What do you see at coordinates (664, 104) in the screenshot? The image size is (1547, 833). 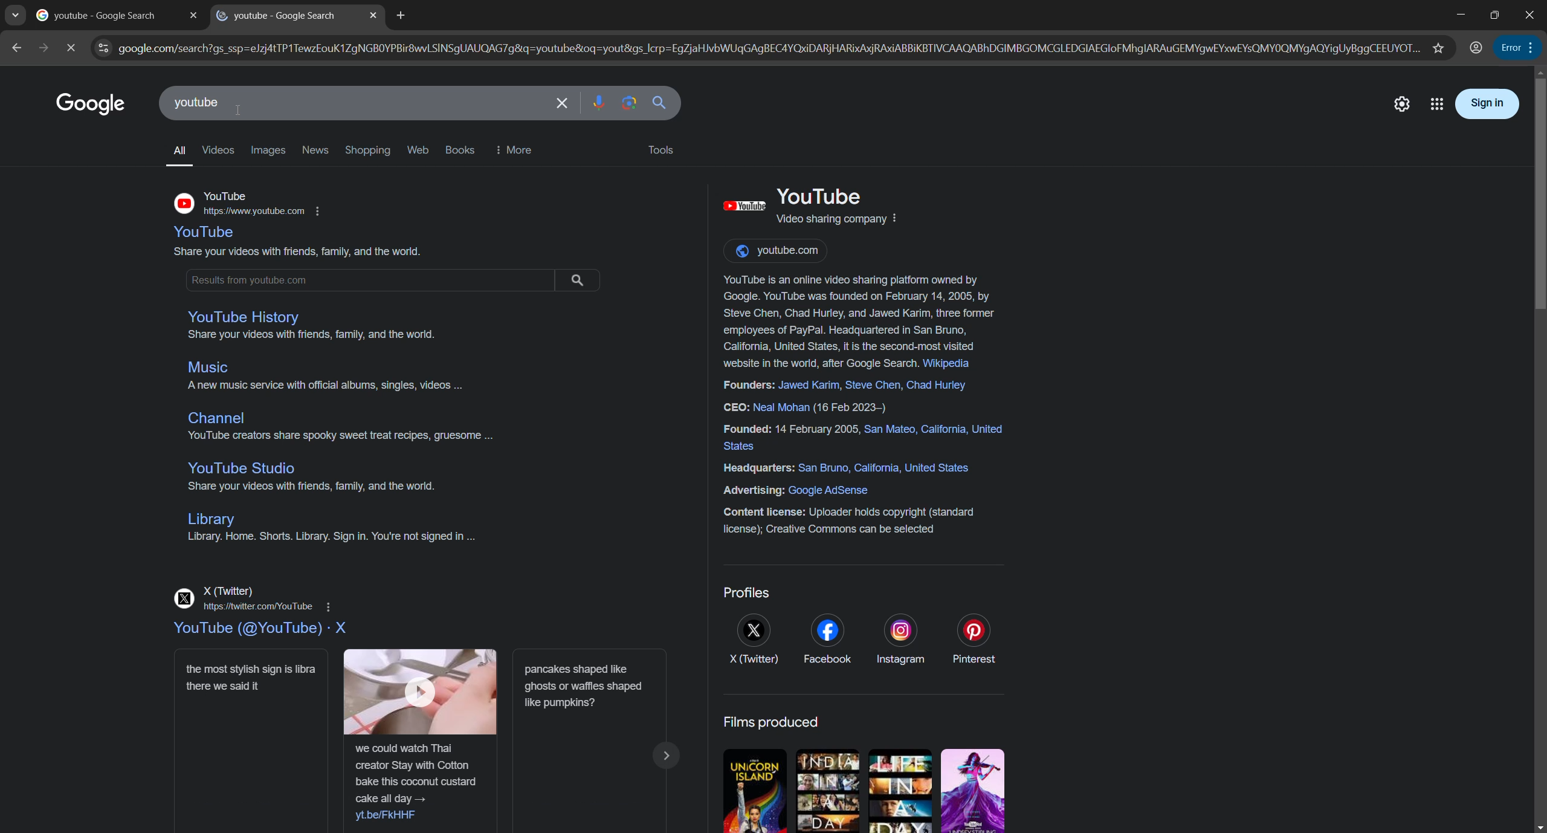 I see `search` at bounding box center [664, 104].